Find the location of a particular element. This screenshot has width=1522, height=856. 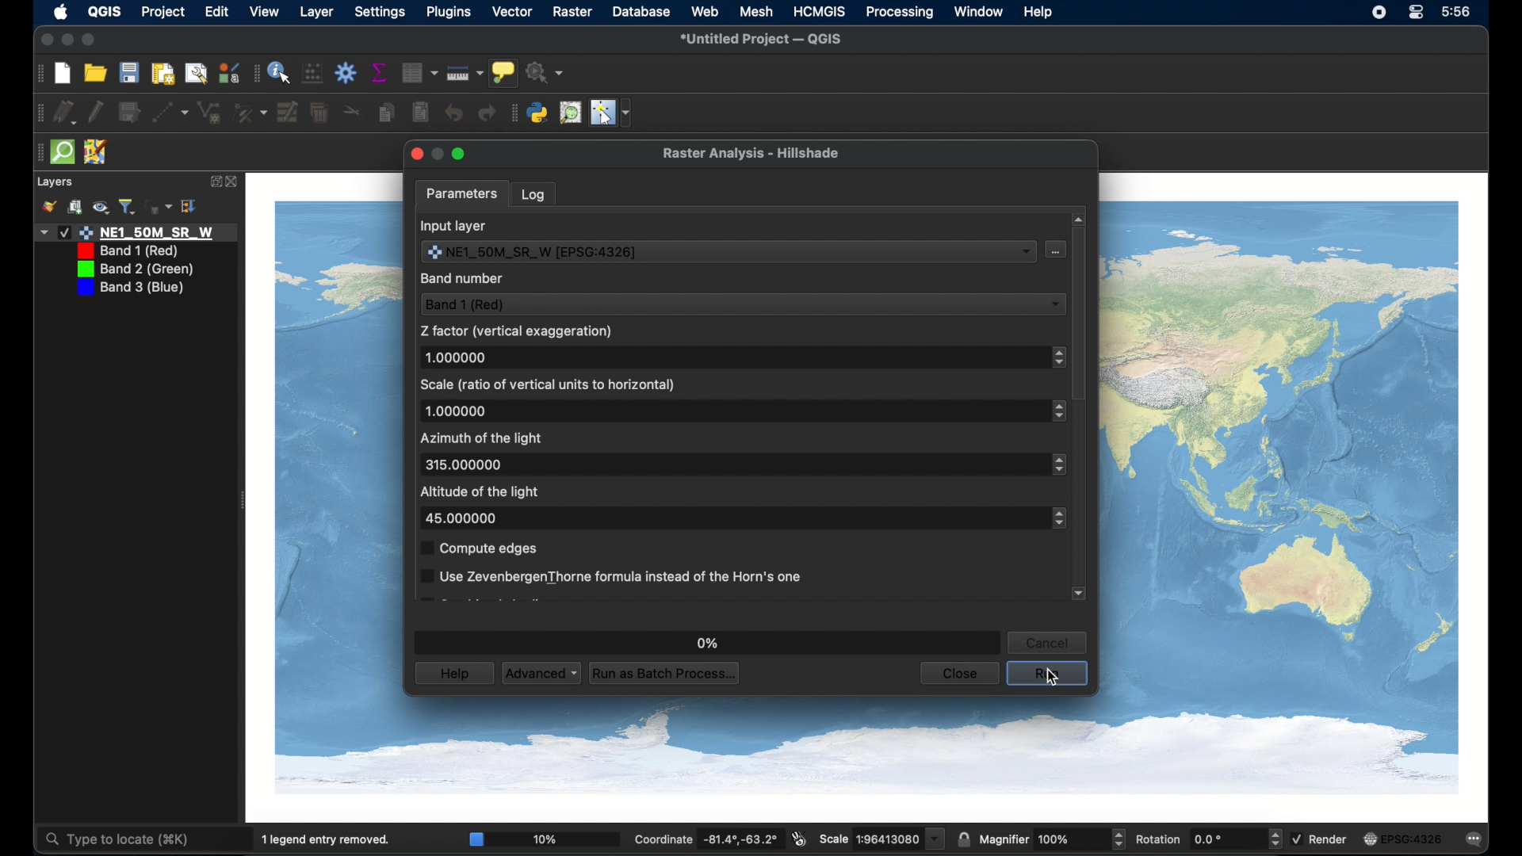

QGIS is located at coordinates (106, 11).